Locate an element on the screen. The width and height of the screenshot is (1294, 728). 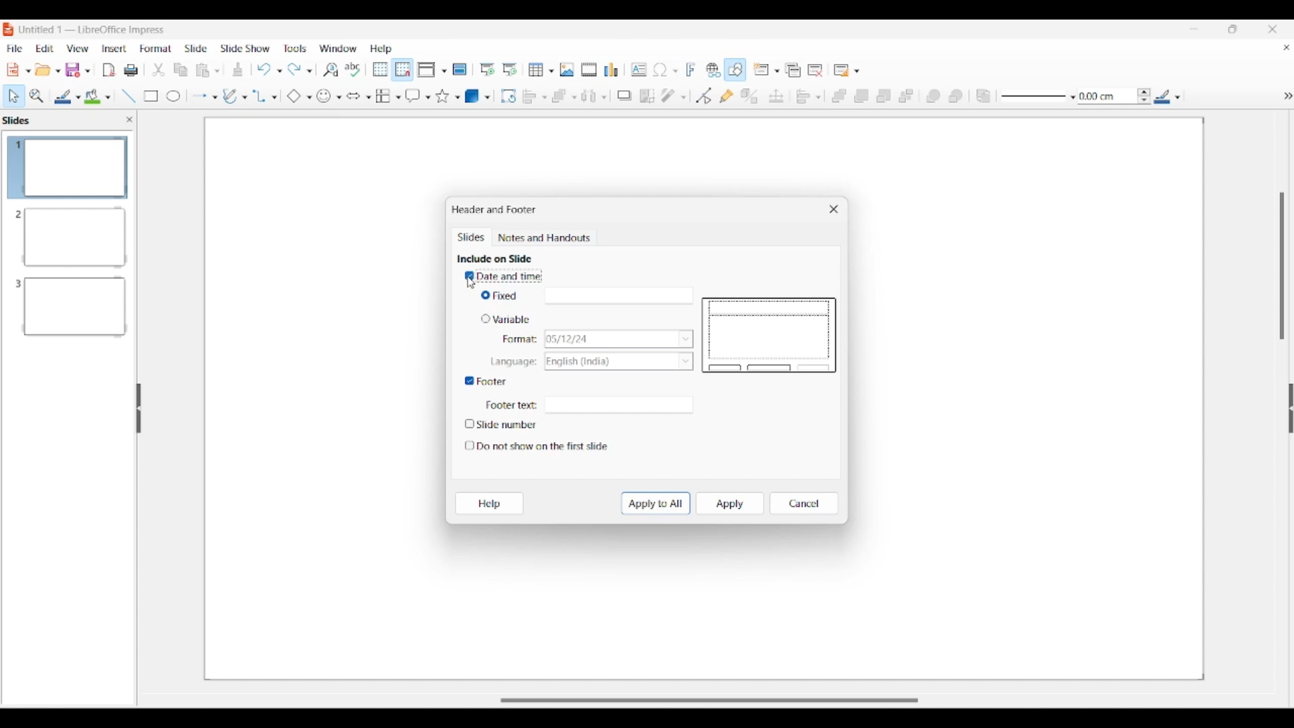
Section title is located at coordinates (494, 258).